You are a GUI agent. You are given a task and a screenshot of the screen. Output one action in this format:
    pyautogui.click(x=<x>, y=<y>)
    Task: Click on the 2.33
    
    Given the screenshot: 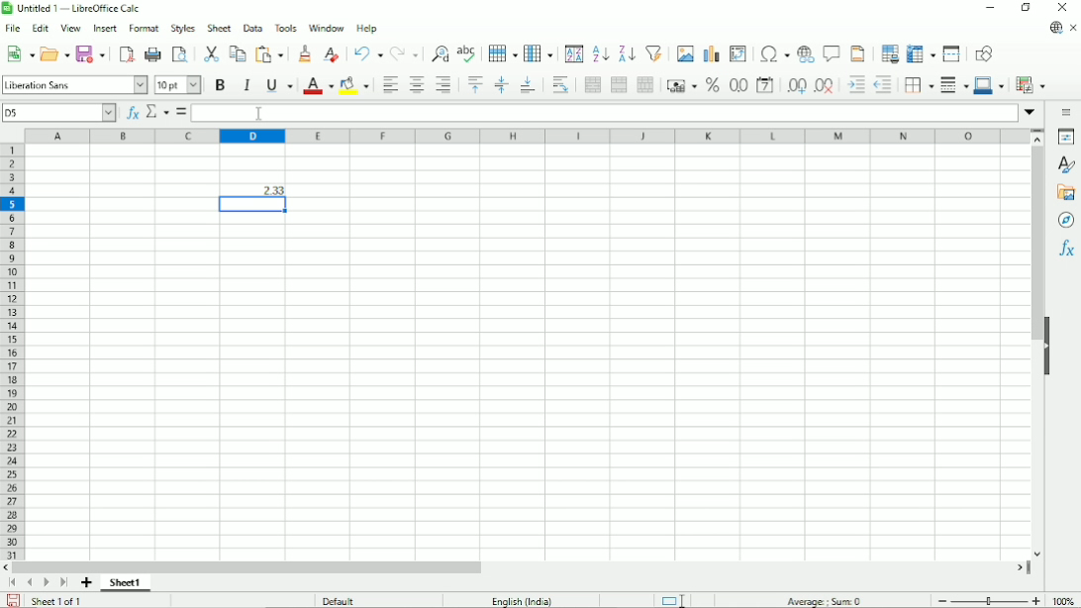 What is the action you would take?
    pyautogui.click(x=274, y=189)
    